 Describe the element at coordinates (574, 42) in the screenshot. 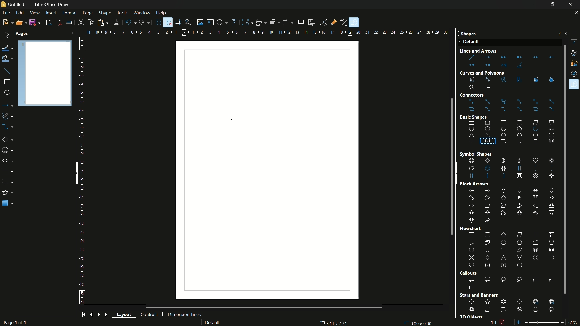

I see `properties` at that location.